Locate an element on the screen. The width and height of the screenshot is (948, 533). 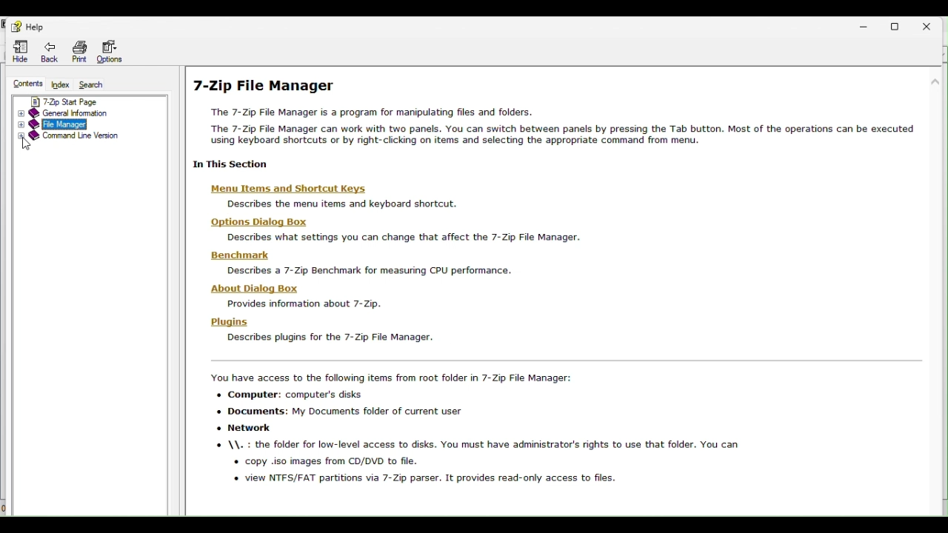
| Benchmark is located at coordinates (244, 256).